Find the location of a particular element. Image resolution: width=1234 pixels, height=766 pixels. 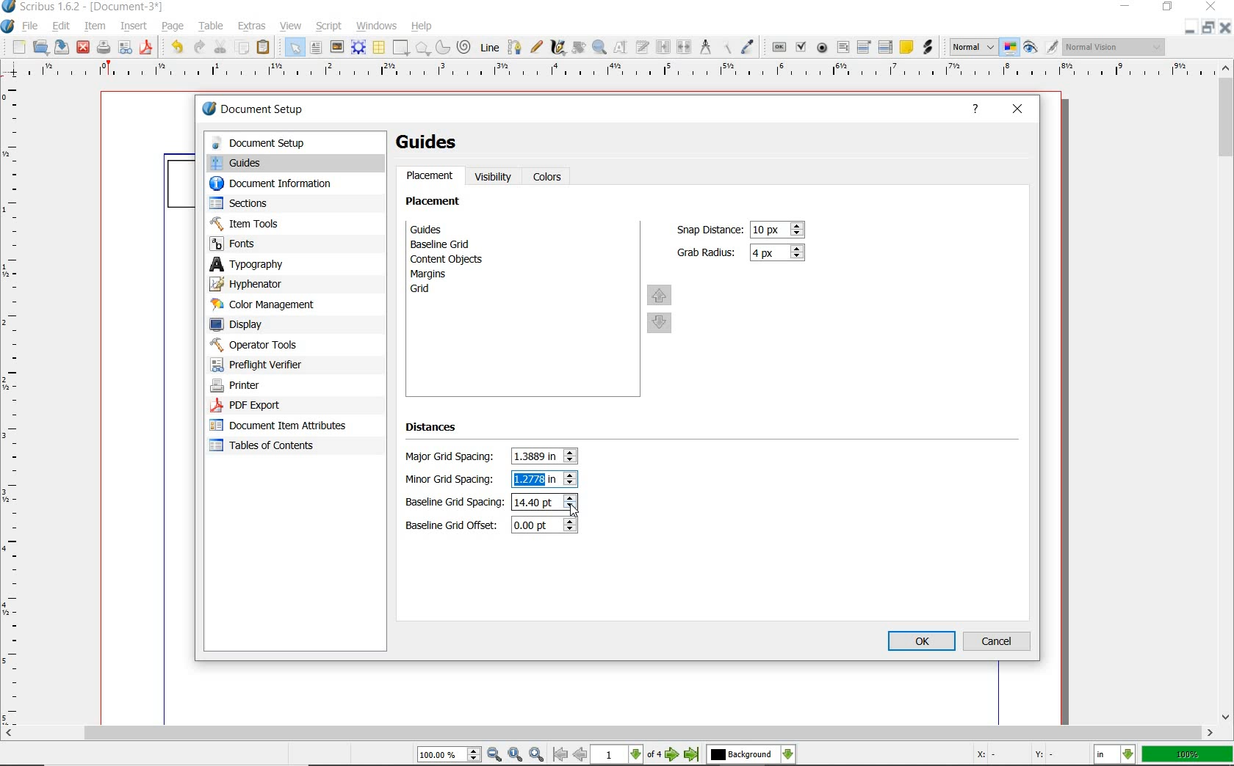

scrollbar is located at coordinates (608, 734).